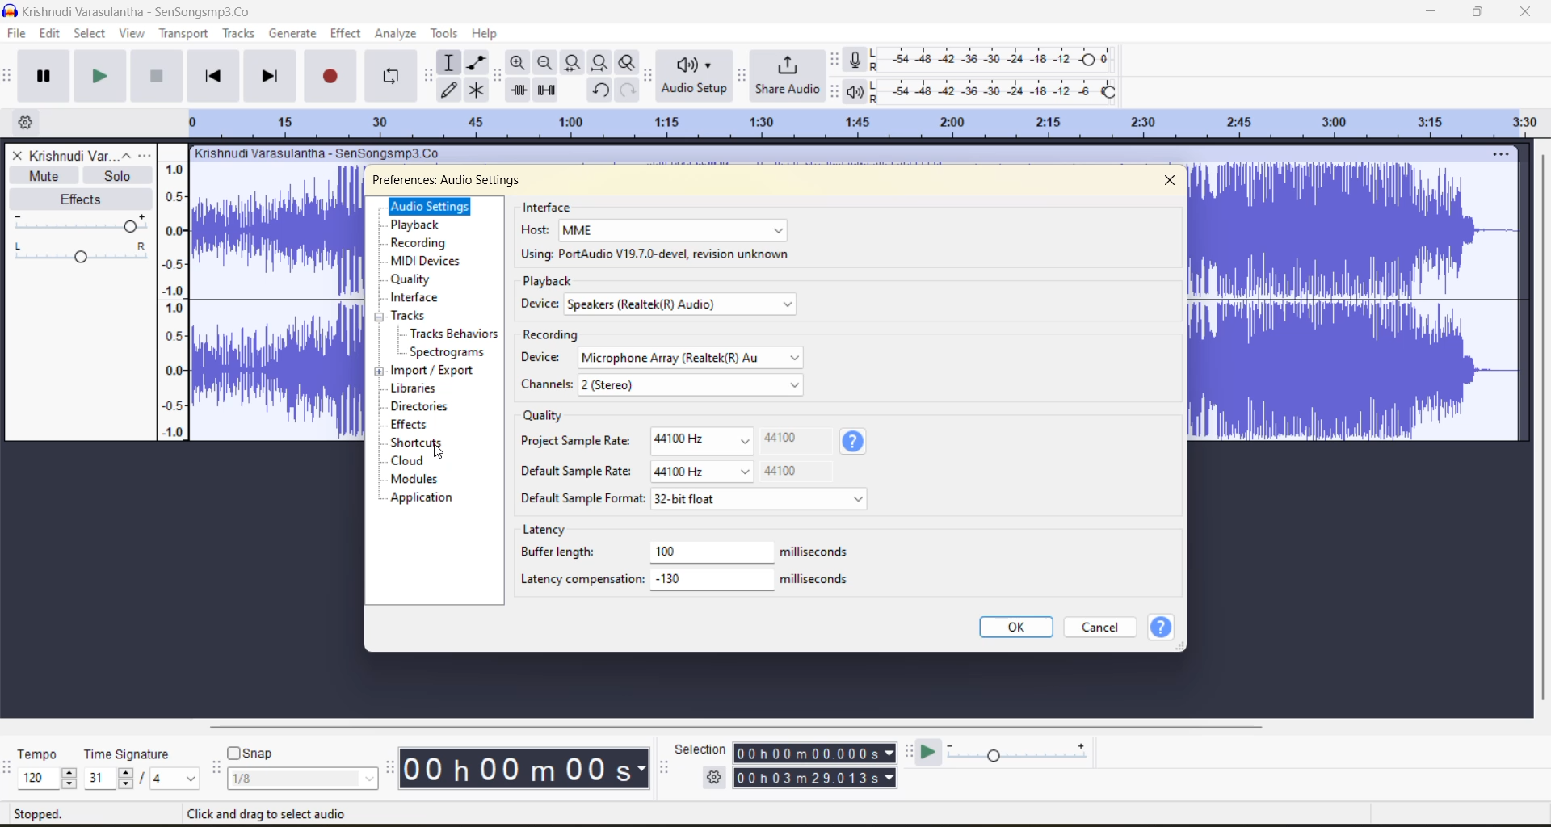 The width and height of the screenshot is (1551, 827). I want to click on Pan guide, so click(132, 247).